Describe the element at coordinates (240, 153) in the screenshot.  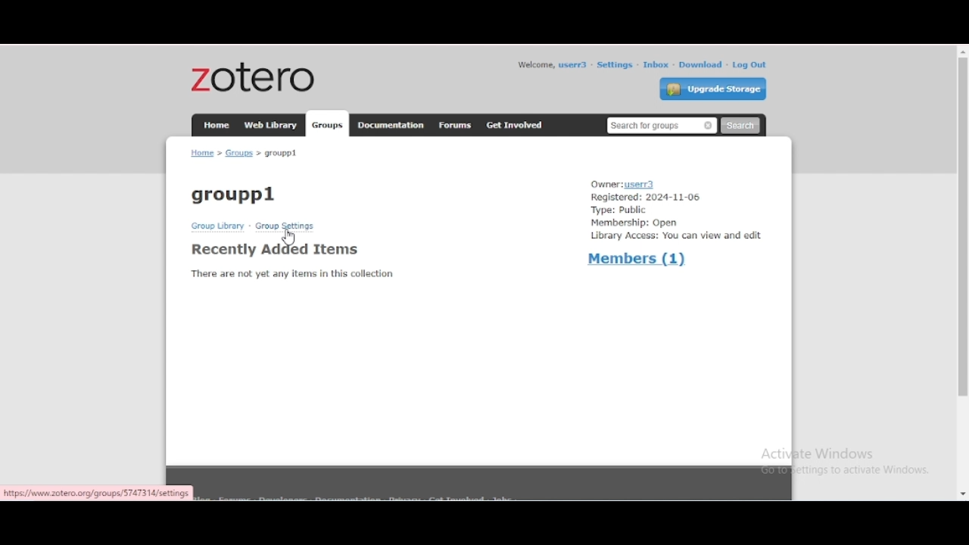
I see `groups` at that location.